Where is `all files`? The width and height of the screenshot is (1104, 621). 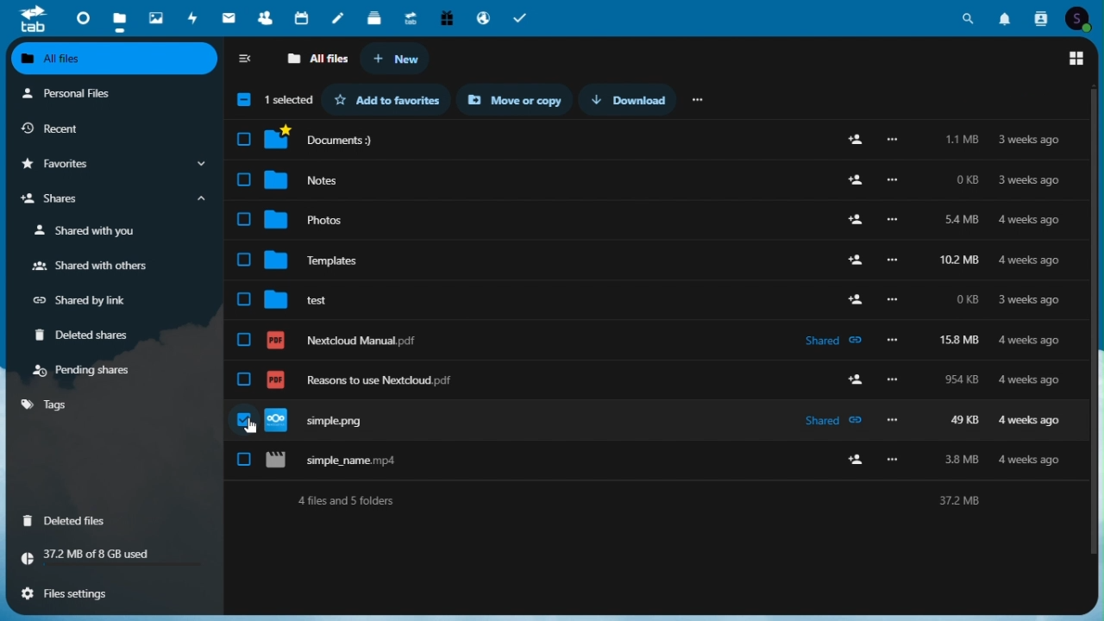
all files is located at coordinates (317, 60).